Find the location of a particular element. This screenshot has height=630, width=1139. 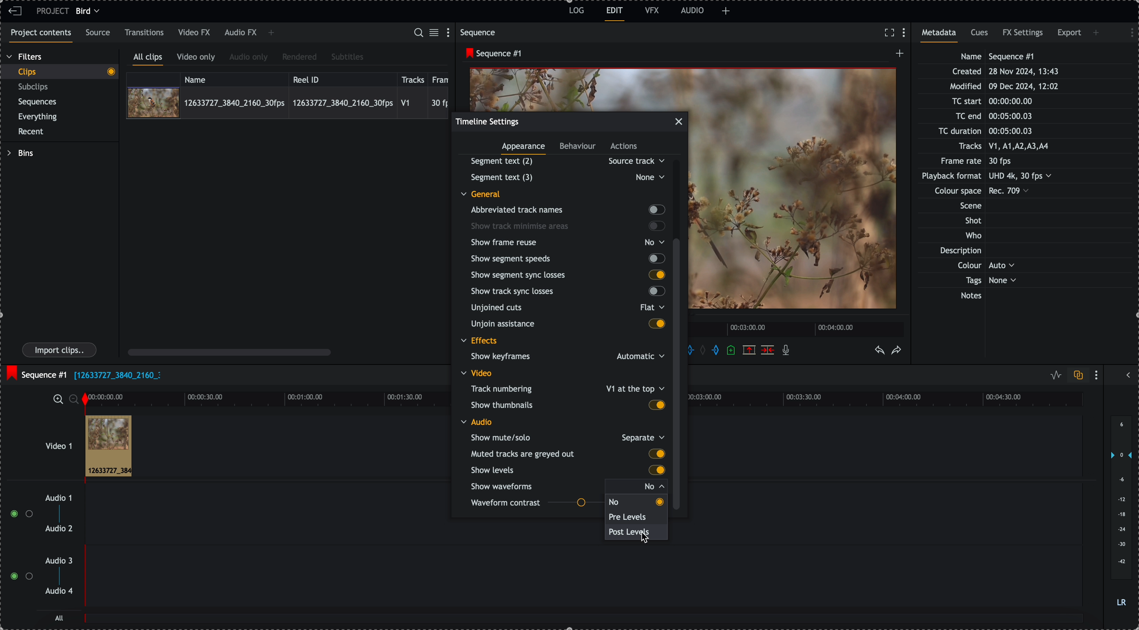

audio 4 is located at coordinates (58, 592).